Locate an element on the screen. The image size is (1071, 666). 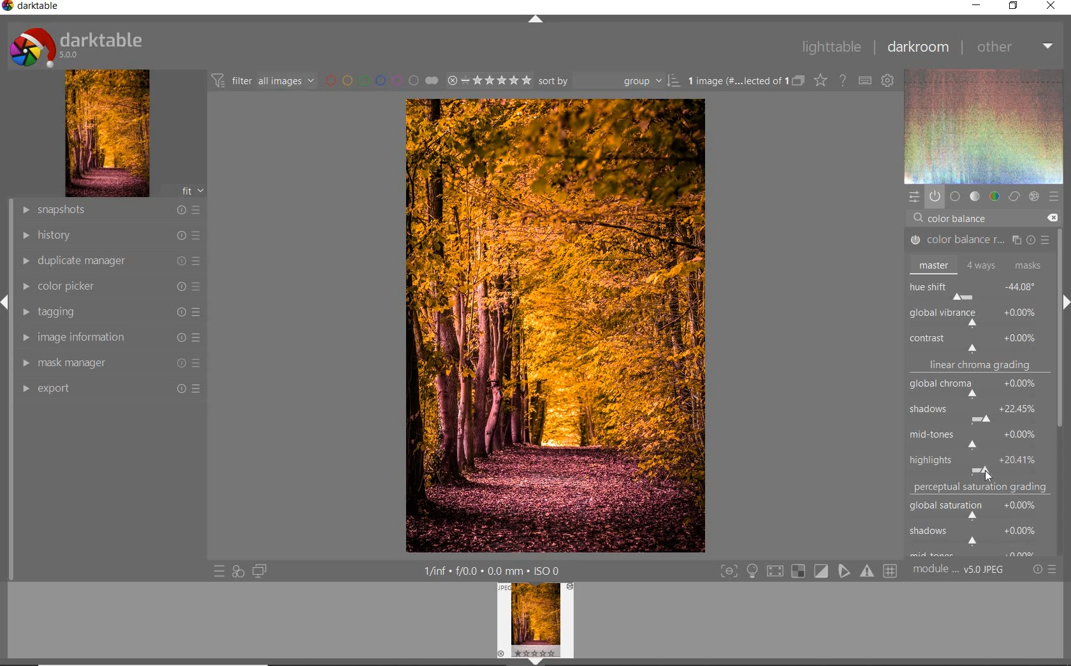
change type of overlay is located at coordinates (820, 82).